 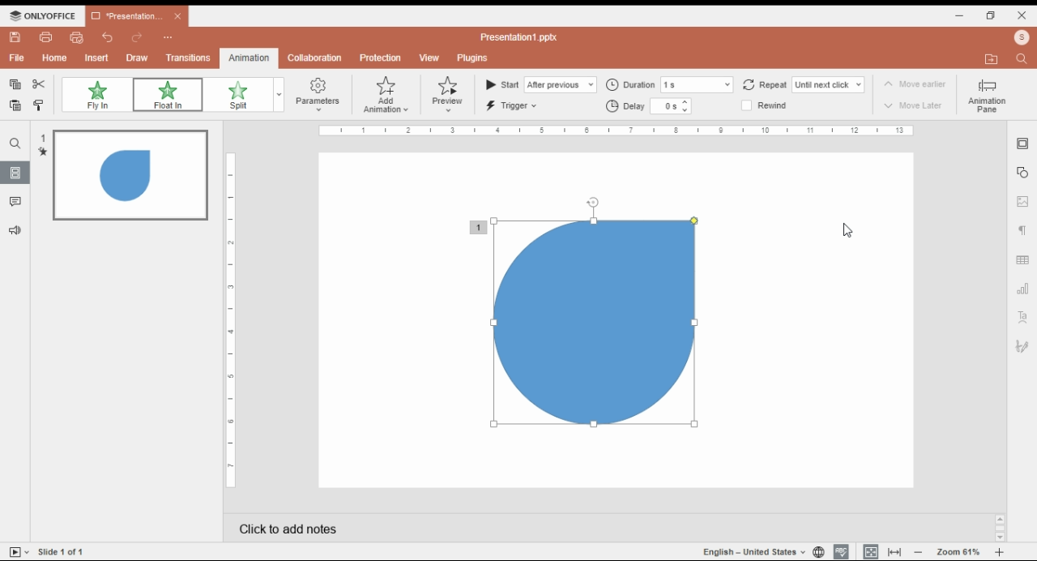 I want to click on file, so click(x=16, y=58).